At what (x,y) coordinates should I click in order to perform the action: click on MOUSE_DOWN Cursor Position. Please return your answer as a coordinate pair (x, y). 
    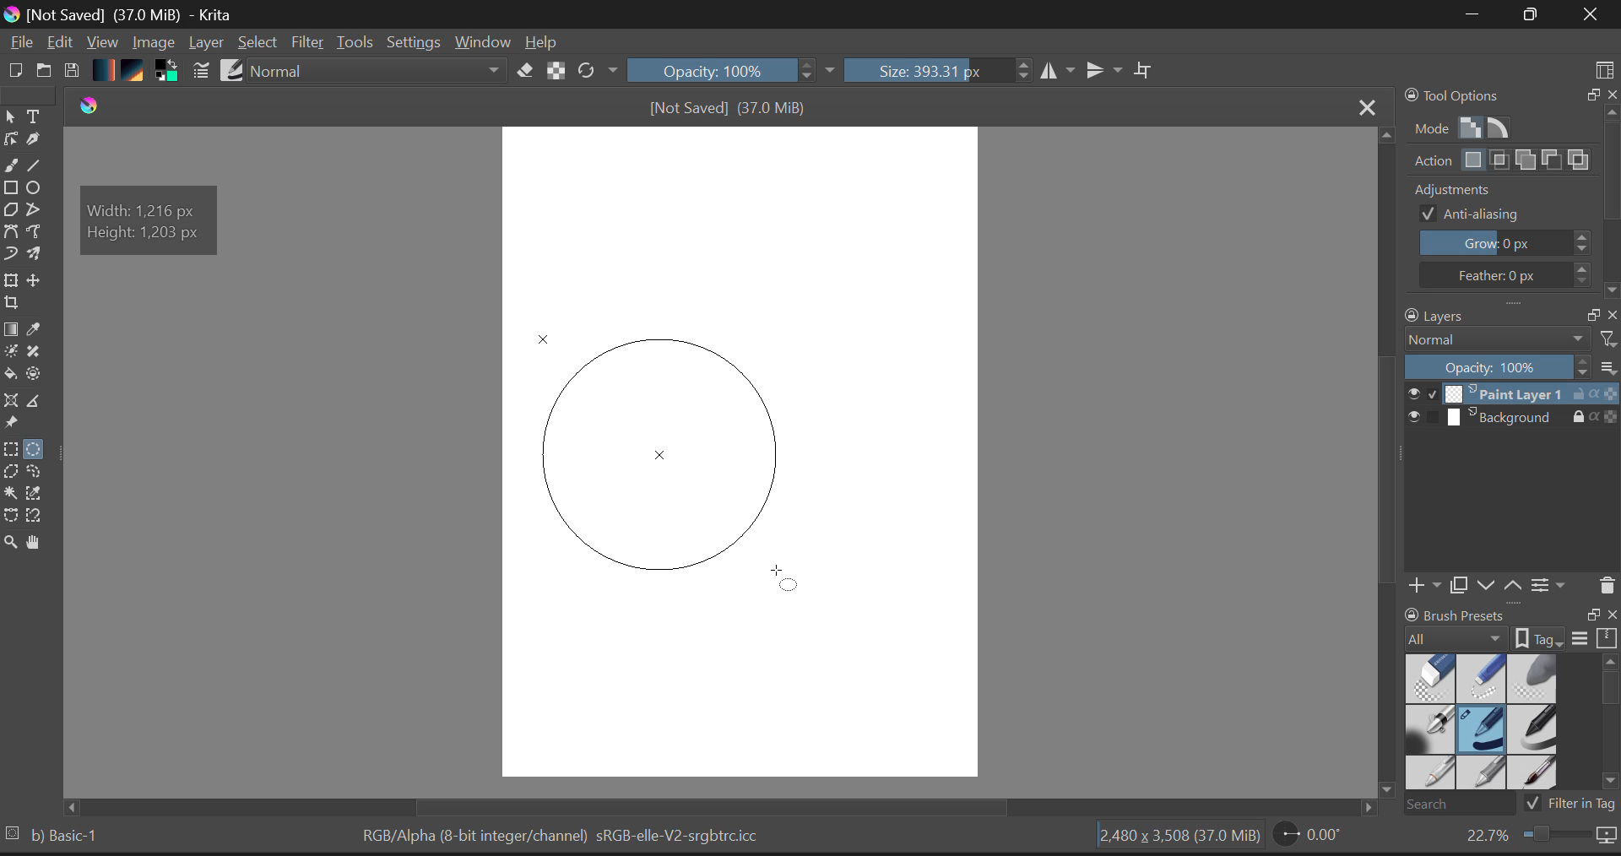
    Looking at the image, I should click on (553, 352).